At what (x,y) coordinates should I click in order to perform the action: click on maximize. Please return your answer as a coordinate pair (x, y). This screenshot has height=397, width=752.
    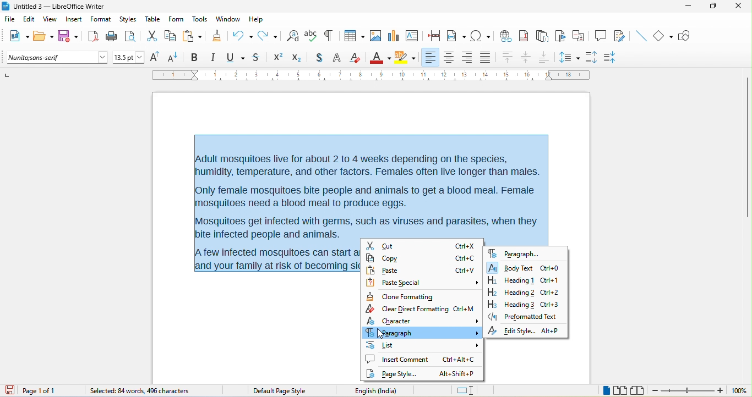
    Looking at the image, I should click on (709, 7).